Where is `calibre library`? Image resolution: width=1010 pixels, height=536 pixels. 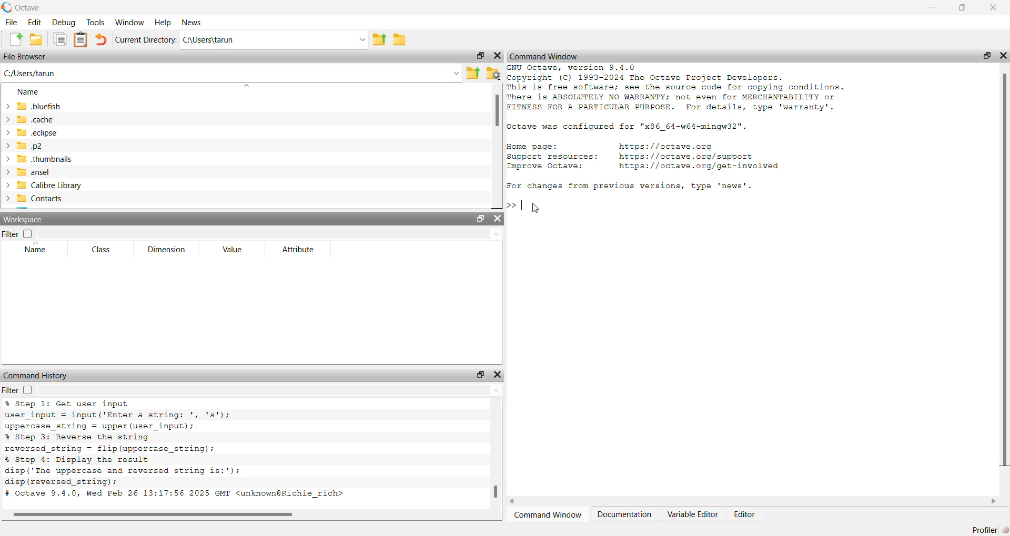
calibre library is located at coordinates (69, 186).